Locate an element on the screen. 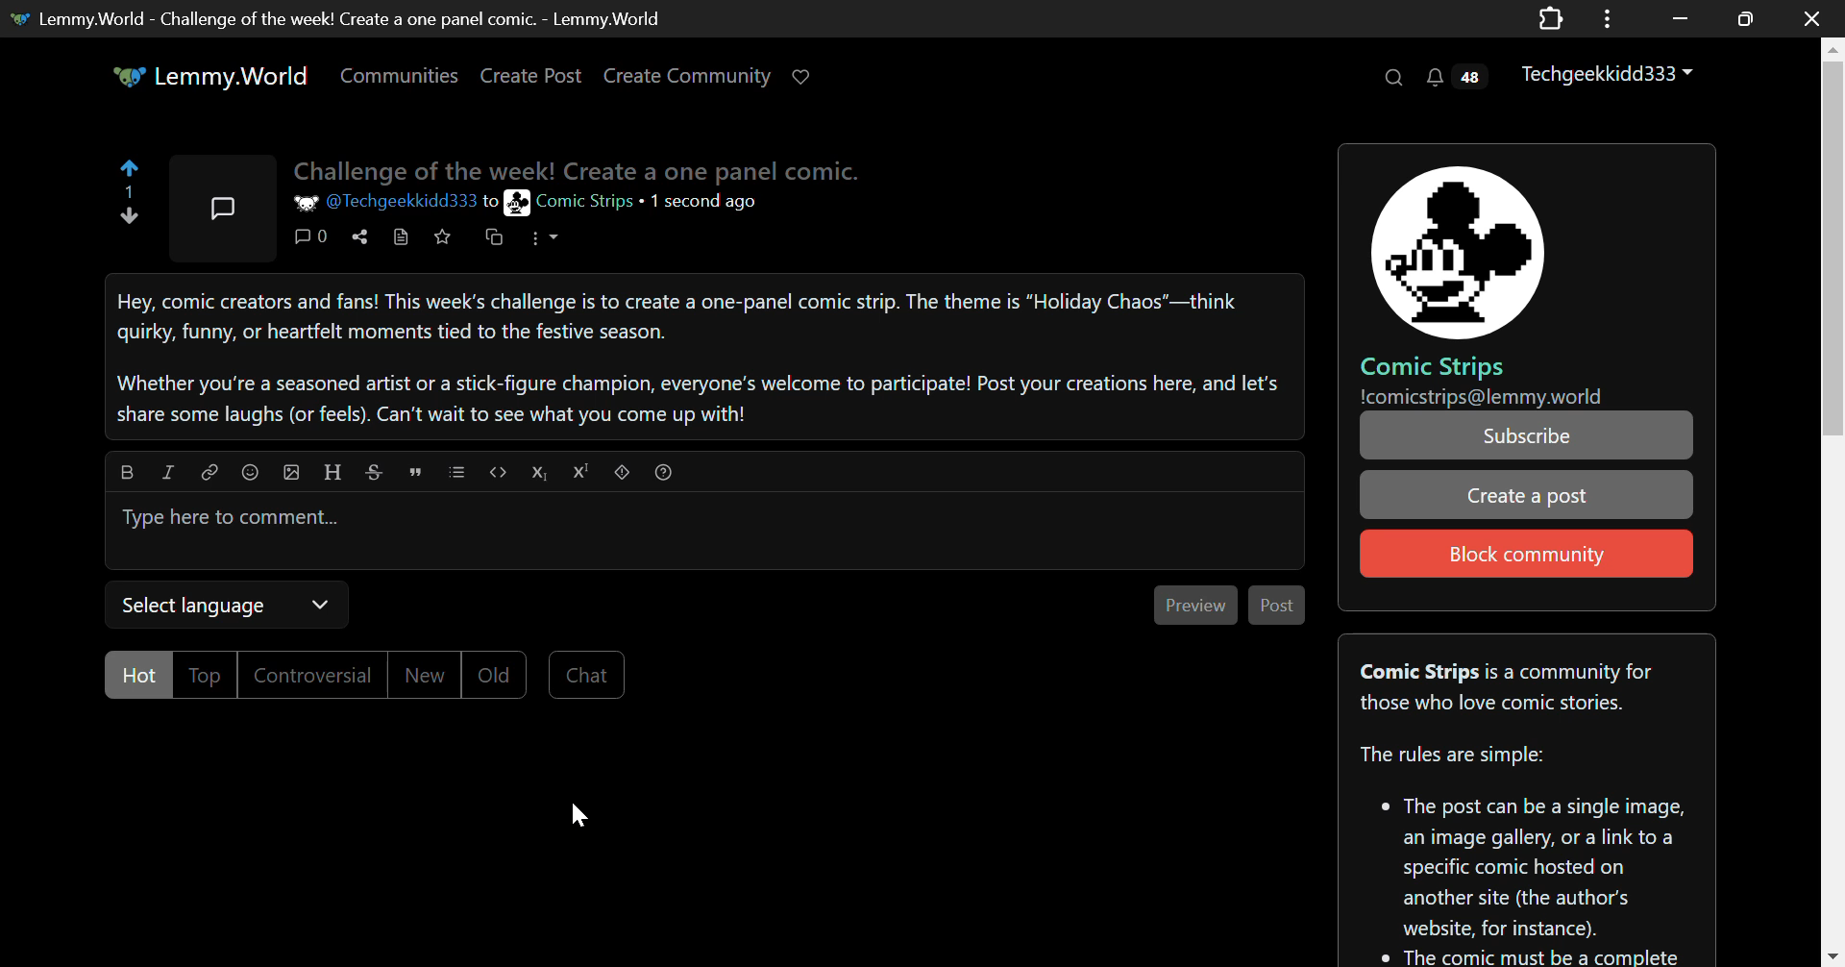 This screenshot has width=1845, height=967. upload image is located at coordinates (290, 470).